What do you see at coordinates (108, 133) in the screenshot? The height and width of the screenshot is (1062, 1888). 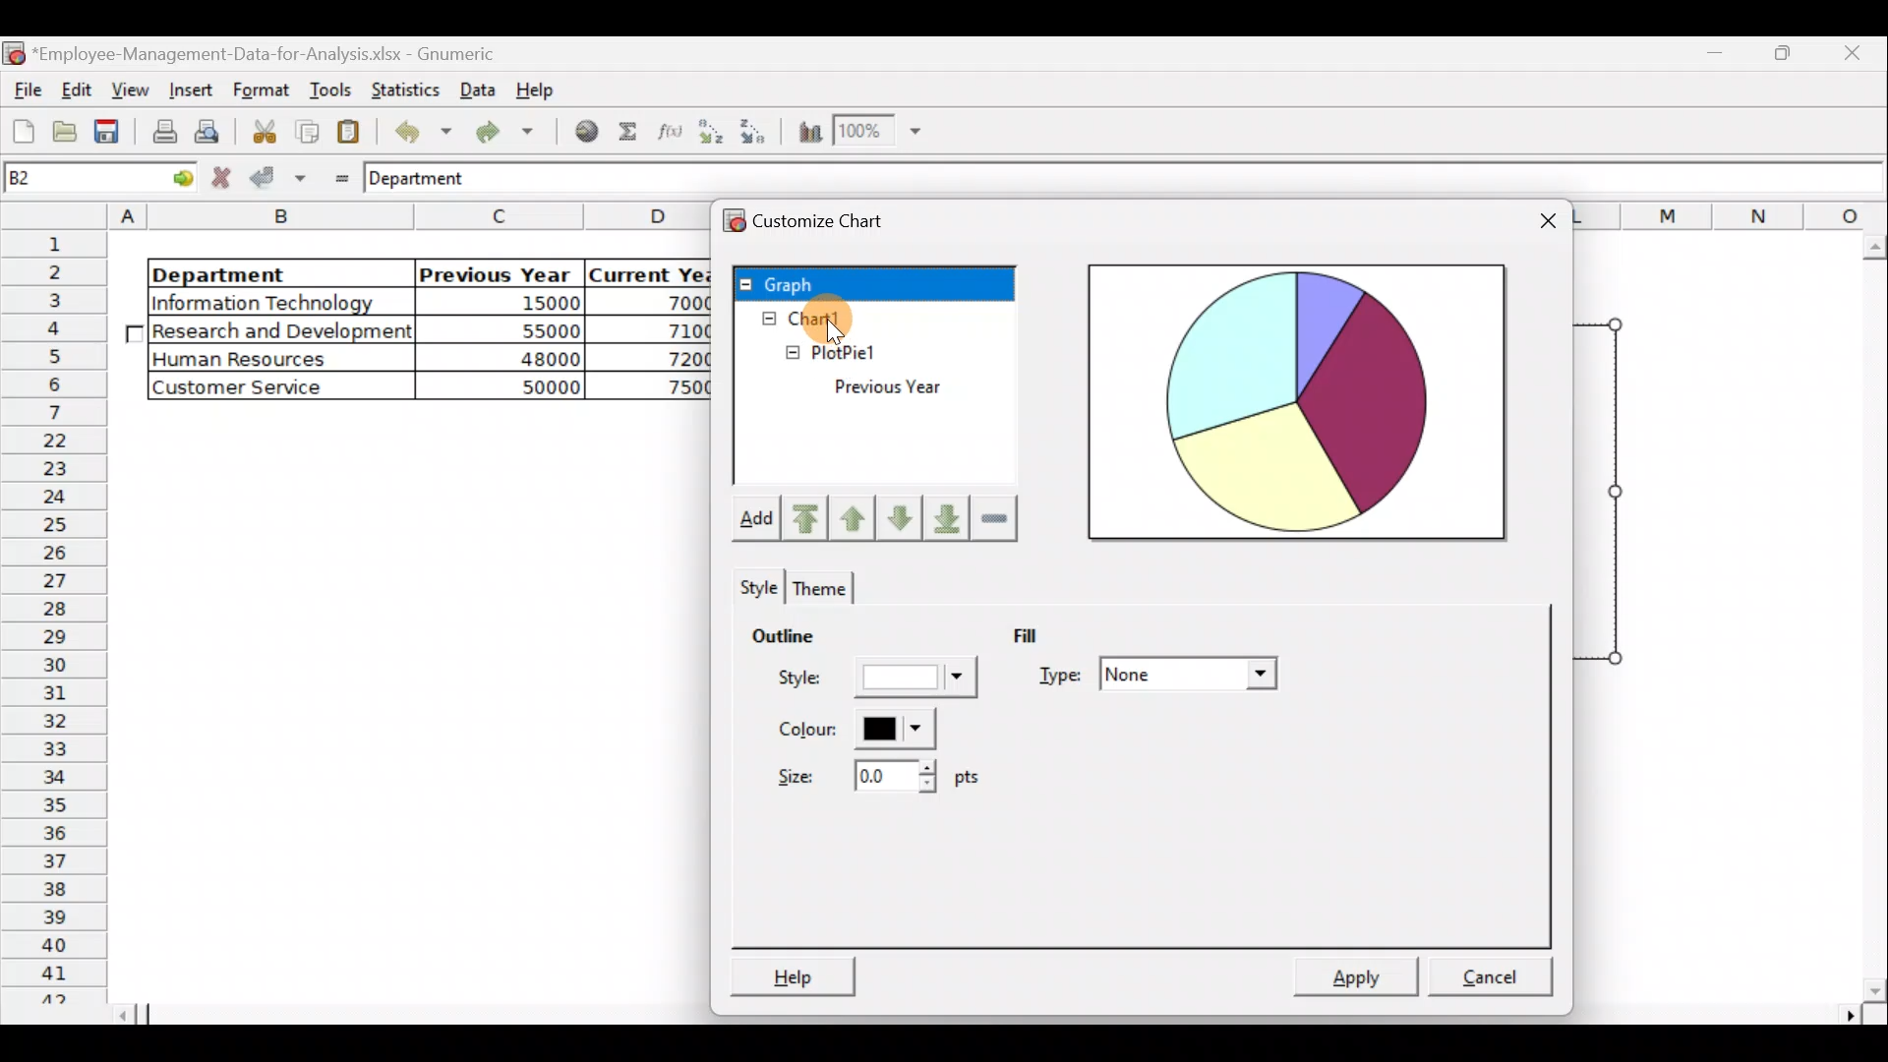 I see `Save the current workbook` at bounding box center [108, 133].